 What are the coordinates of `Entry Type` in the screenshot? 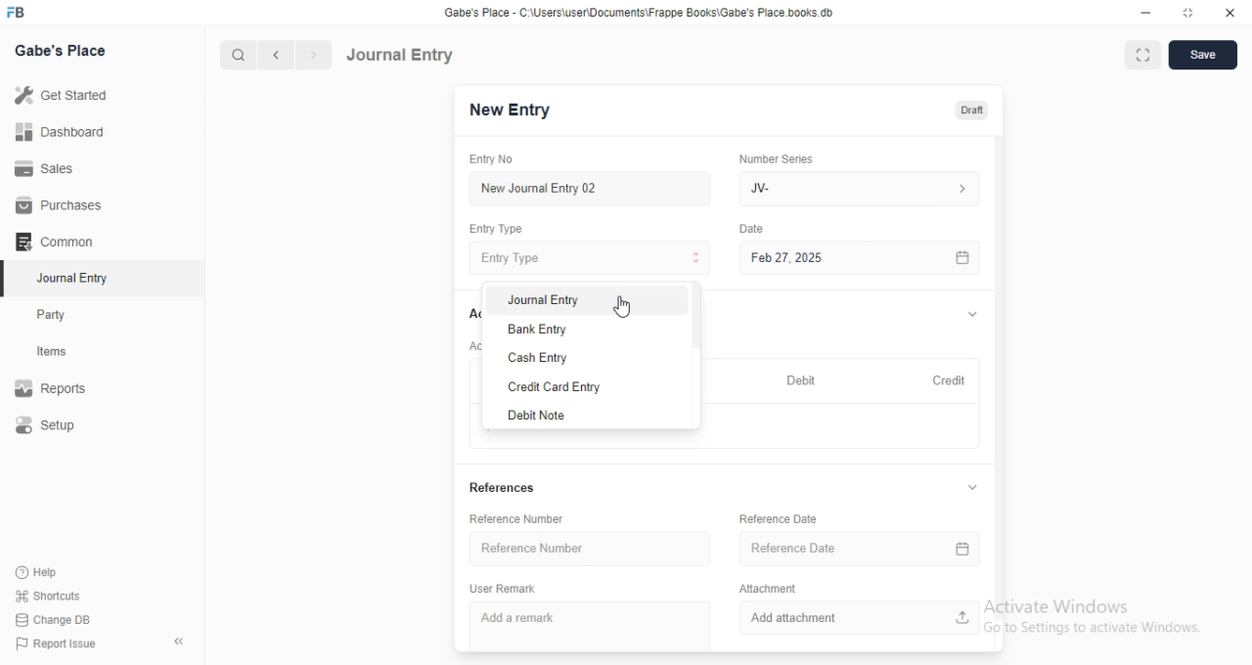 It's located at (590, 258).